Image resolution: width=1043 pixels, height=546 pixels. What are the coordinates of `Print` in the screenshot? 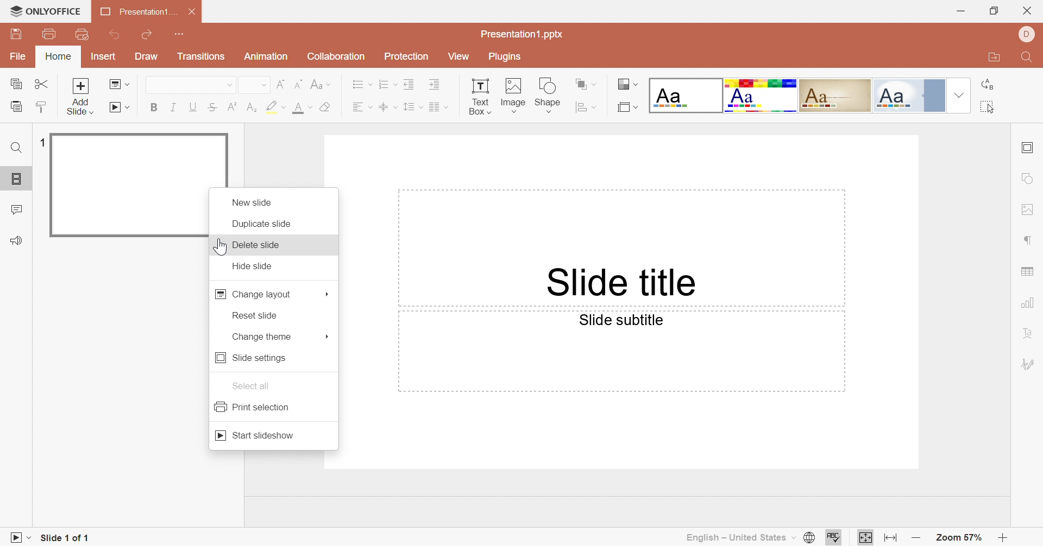 It's located at (48, 33).